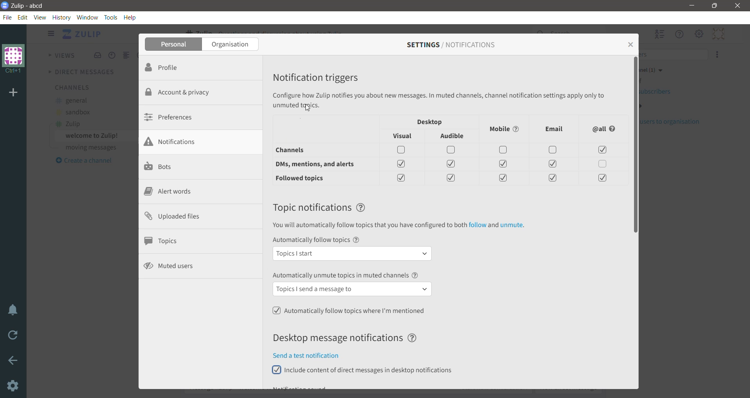  Describe the element at coordinates (300, 151) in the screenshot. I see `channels` at that location.